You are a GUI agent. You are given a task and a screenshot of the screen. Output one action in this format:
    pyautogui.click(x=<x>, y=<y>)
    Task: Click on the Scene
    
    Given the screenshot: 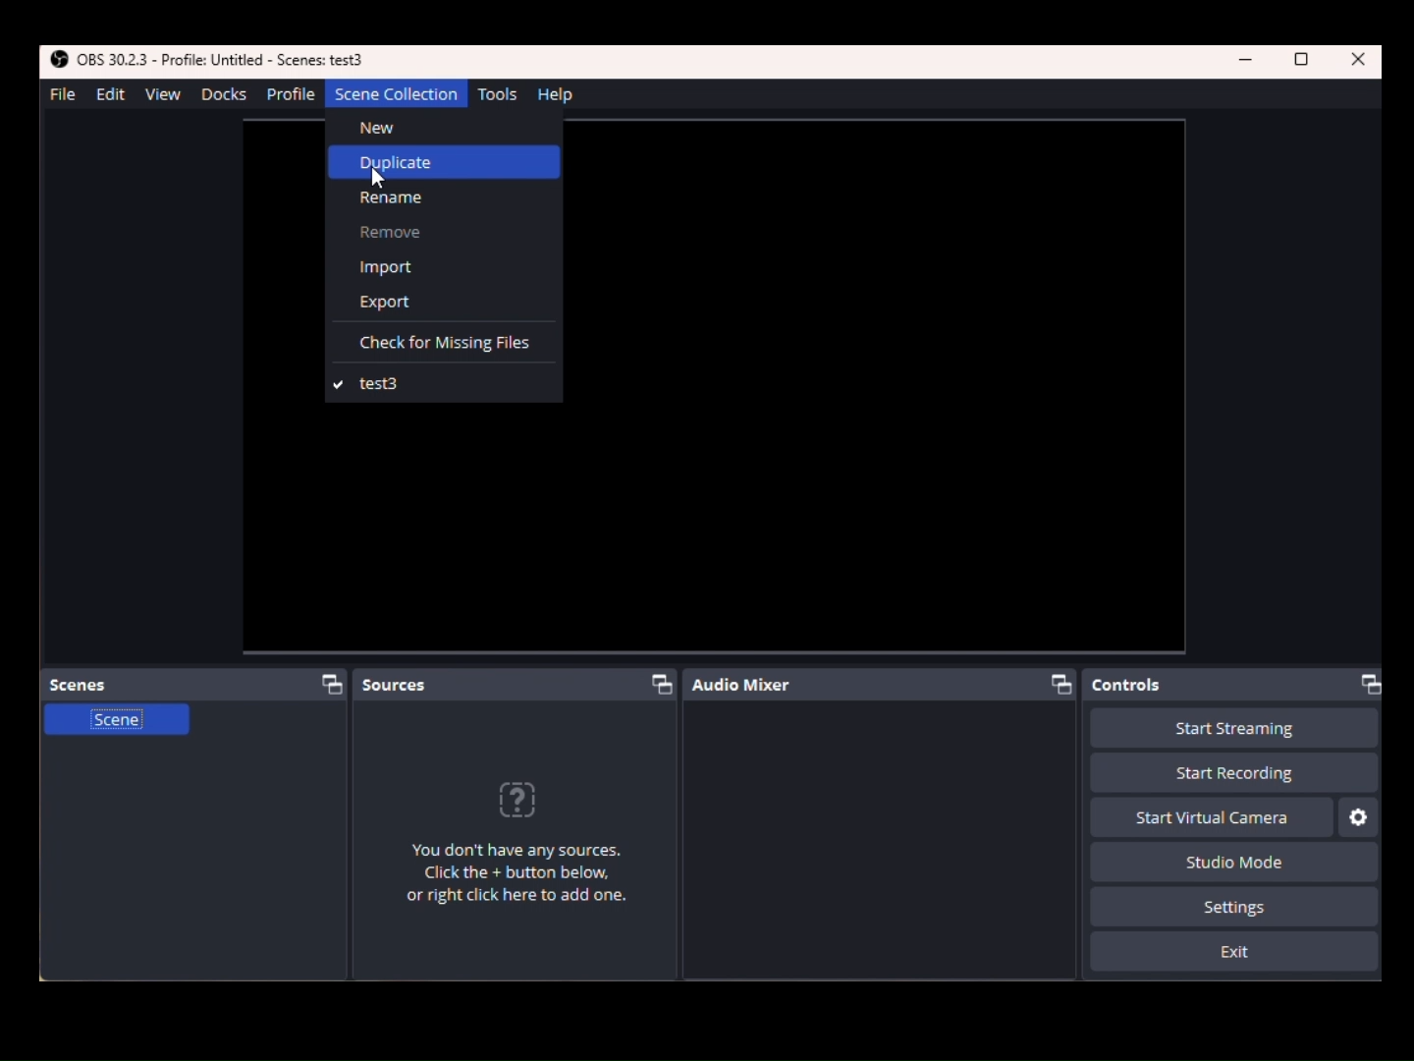 What is the action you would take?
    pyautogui.click(x=115, y=727)
    